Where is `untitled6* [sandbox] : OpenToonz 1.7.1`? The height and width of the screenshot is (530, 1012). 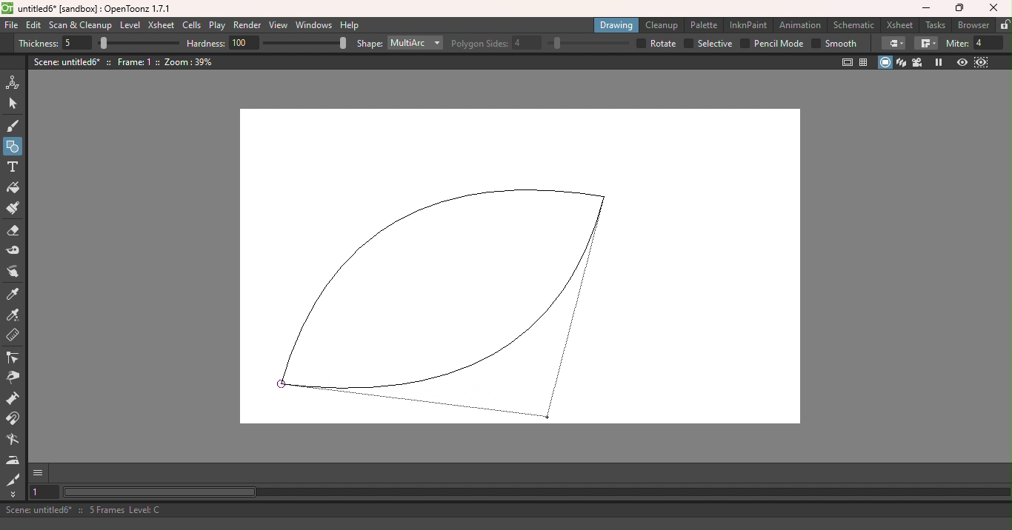
untitled6* [sandbox] : OpenToonz 1.7.1 is located at coordinates (88, 9).